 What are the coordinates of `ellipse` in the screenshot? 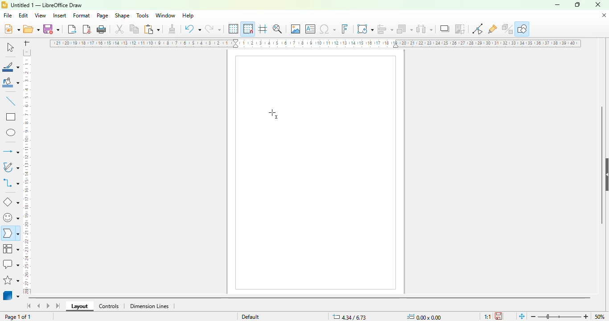 It's located at (12, 133).